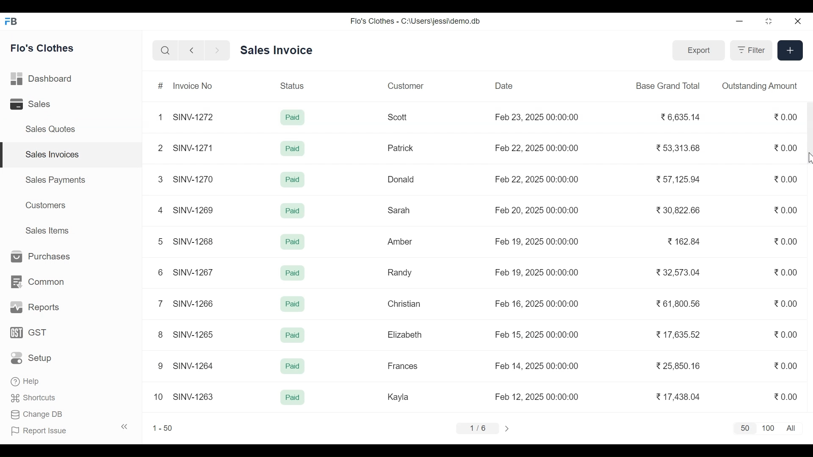 This screenshot has width=813, height=457. I want to click on Paid, so click(291, 211).